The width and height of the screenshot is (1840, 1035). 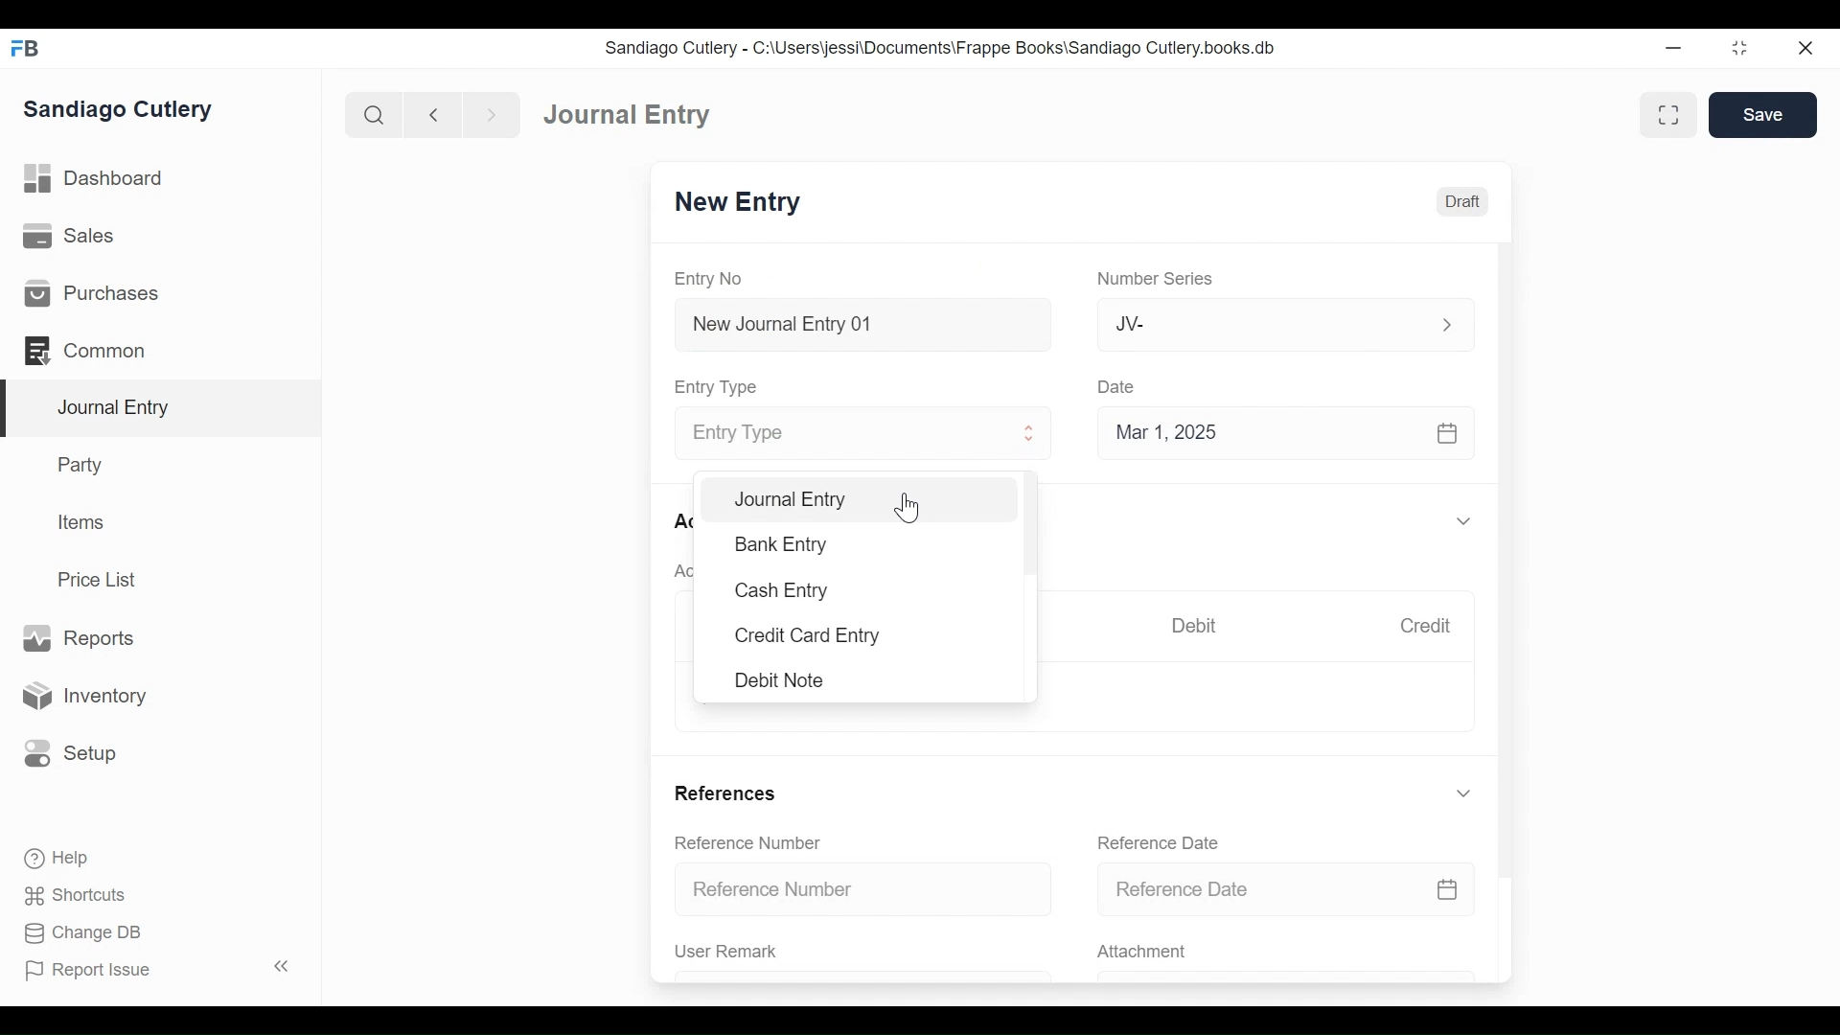 I want to click on minimize, so click(x=1741, y=47).